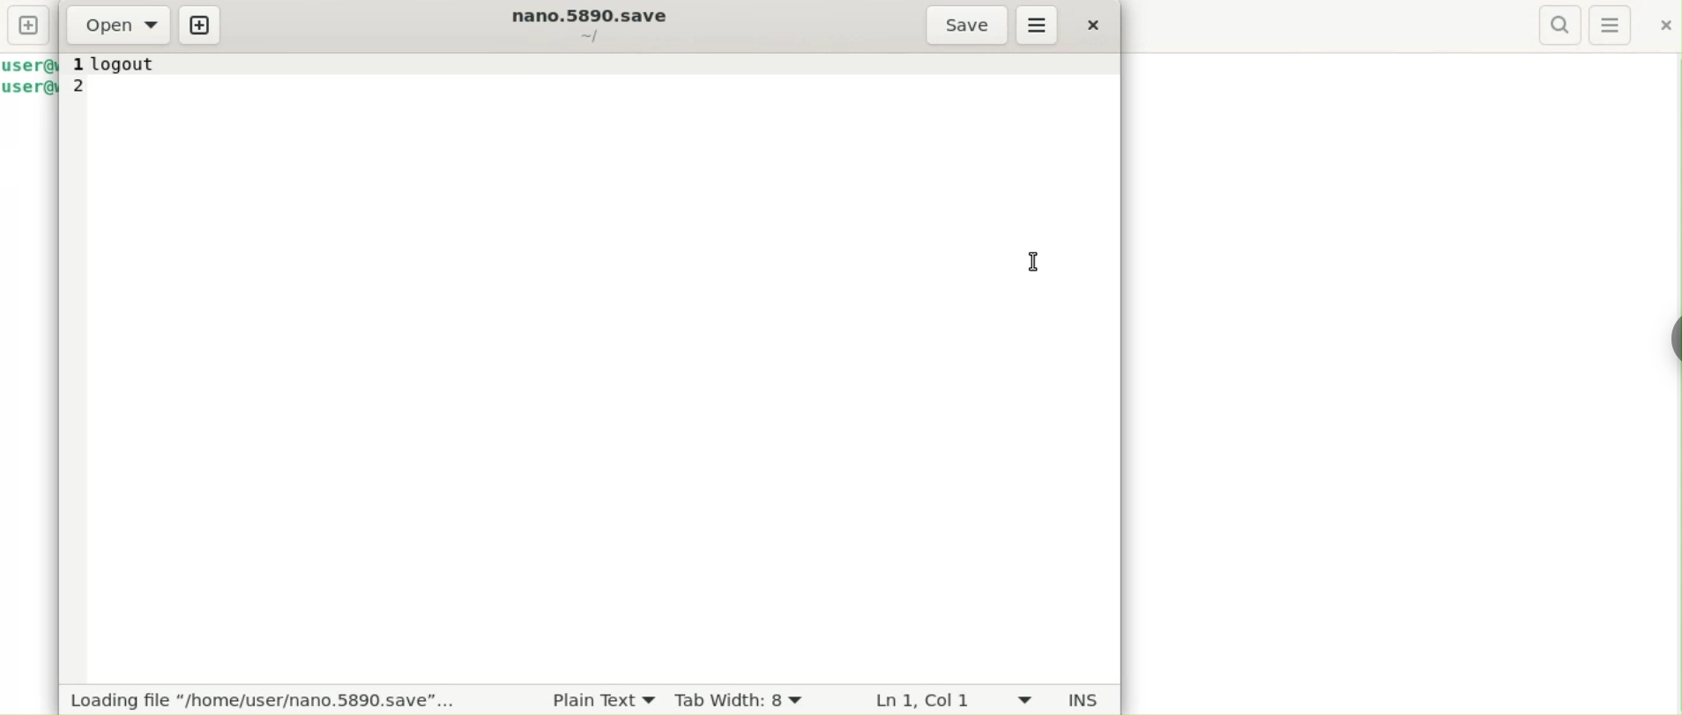  Describe the element at coordinates (29, 25) in the screenshot. I see `new tab` at that location.